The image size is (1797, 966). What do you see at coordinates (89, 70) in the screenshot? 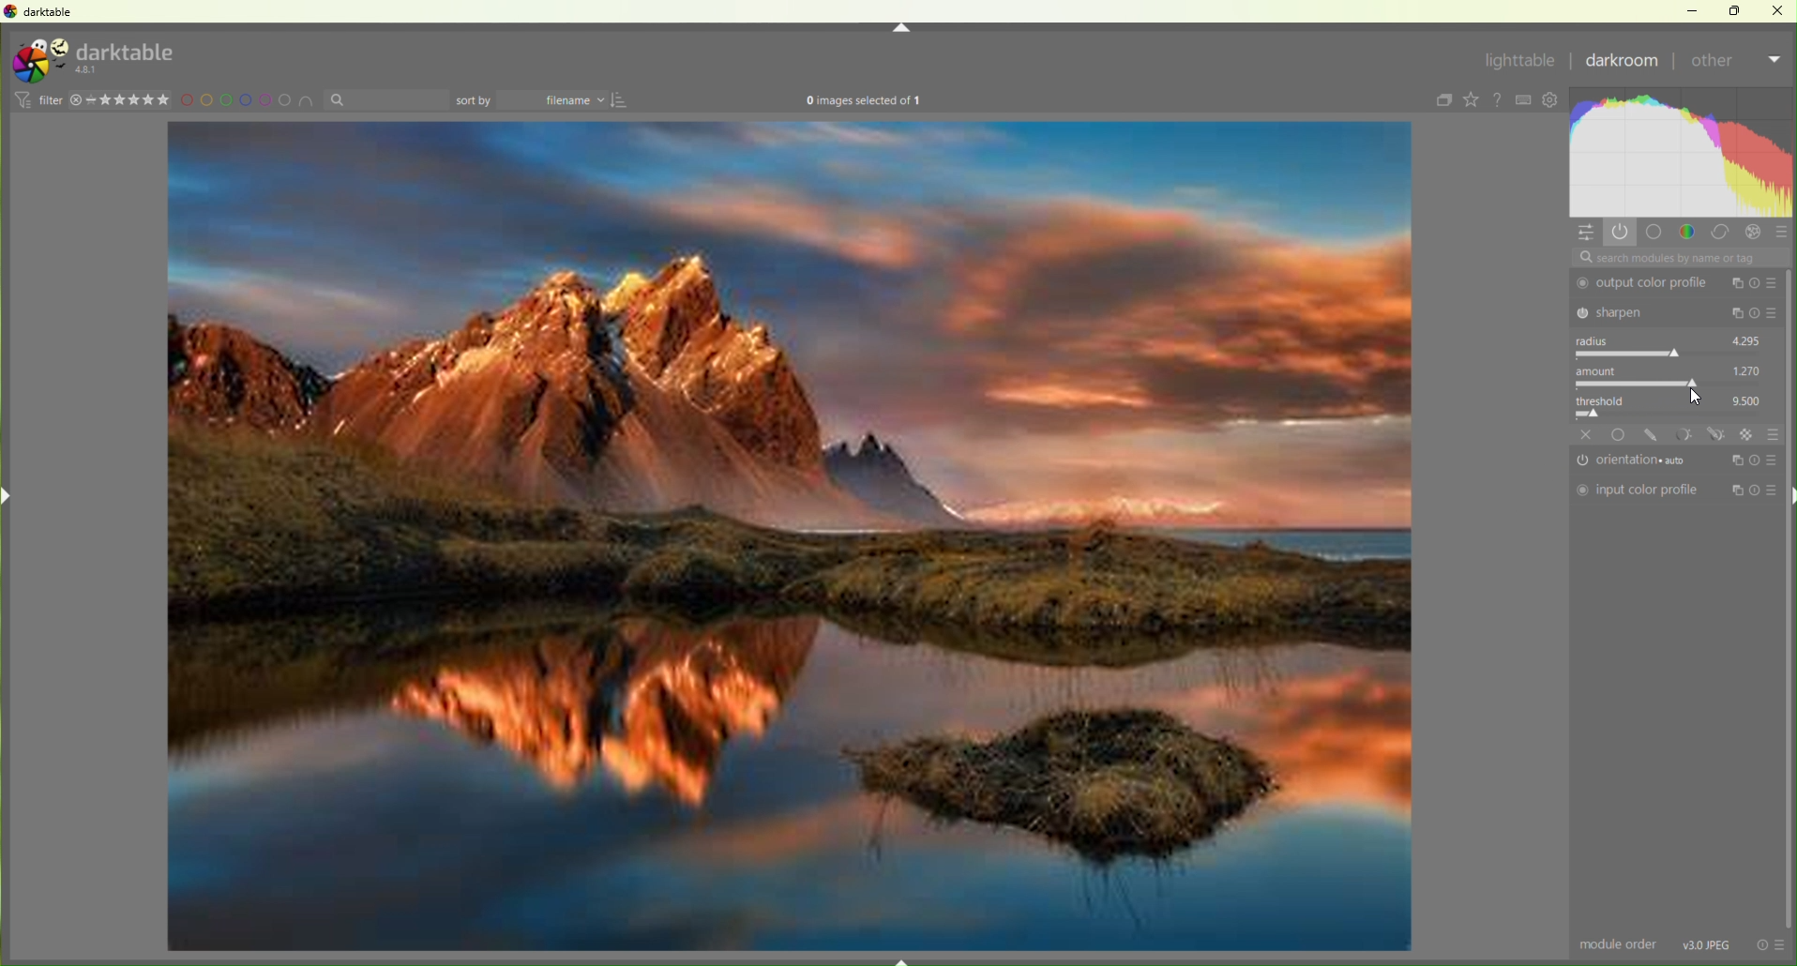
I see `version` at bounding box center [89, 70].